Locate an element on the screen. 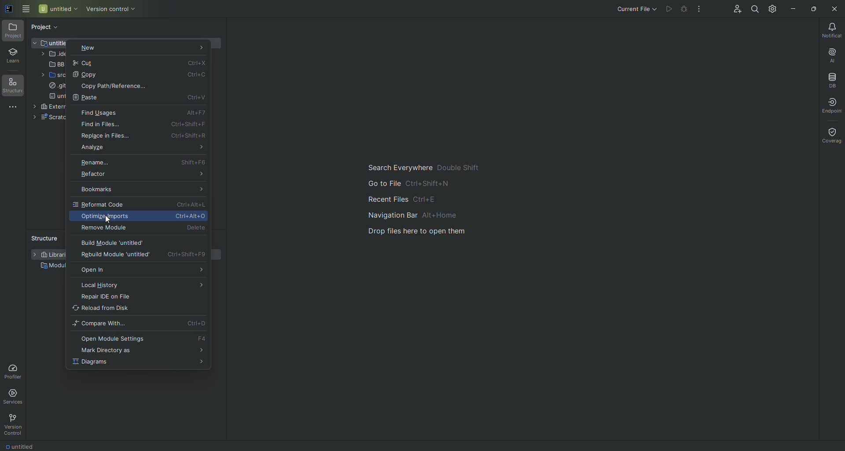  Rename is located at coordinates (144, 164).